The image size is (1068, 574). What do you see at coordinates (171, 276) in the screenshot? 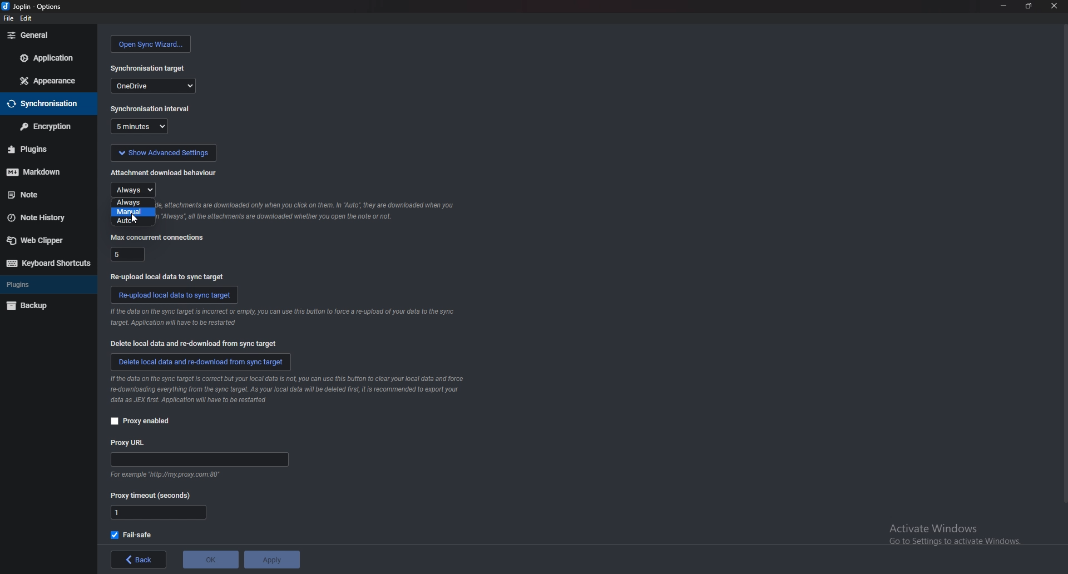
I see `re upload local data to sync target` at bounding box center [171, 276].